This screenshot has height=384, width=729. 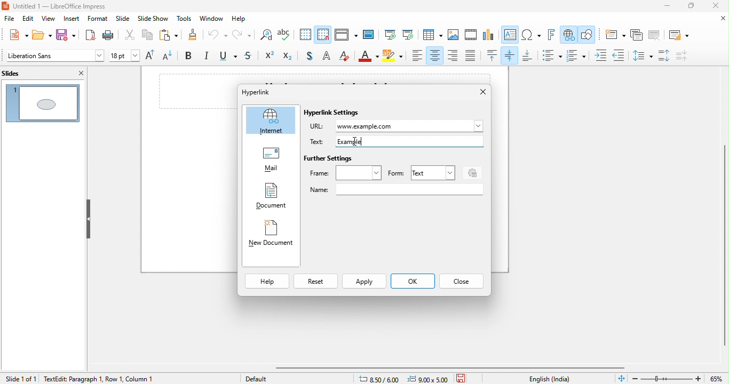 What do you see at coordinates (271, 197) in the screenshot?
I see `document` at bounding box center [271, 197].